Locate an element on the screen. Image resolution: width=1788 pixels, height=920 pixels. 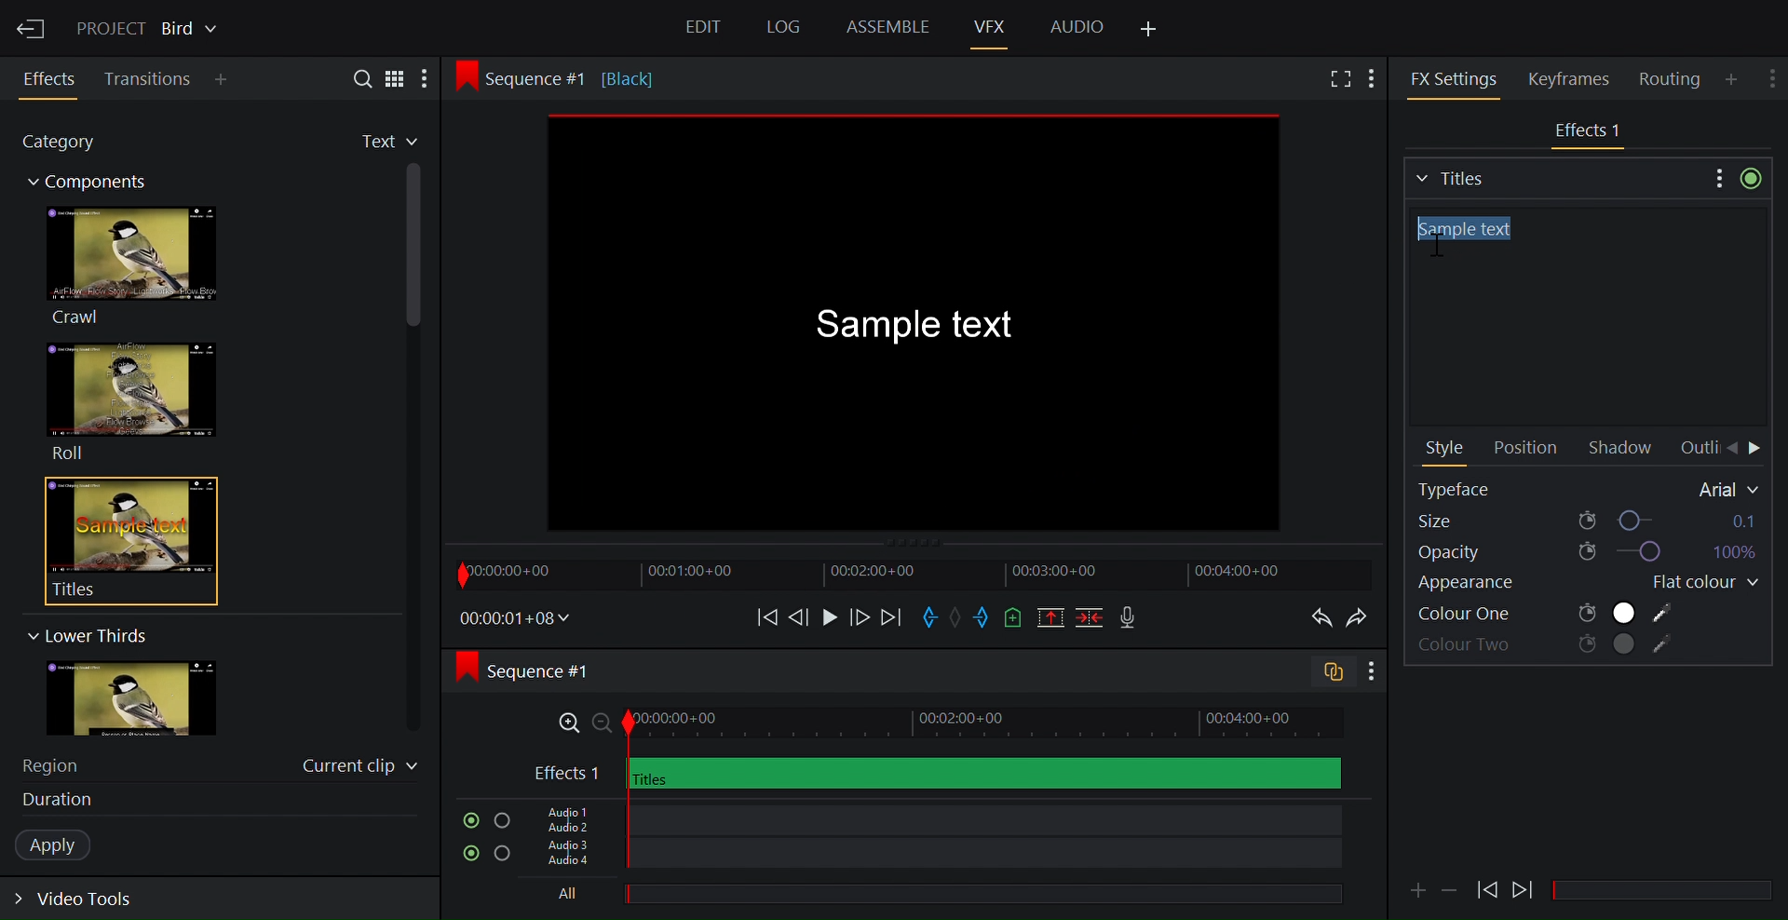
Titles is located at coordinates (119, 540).